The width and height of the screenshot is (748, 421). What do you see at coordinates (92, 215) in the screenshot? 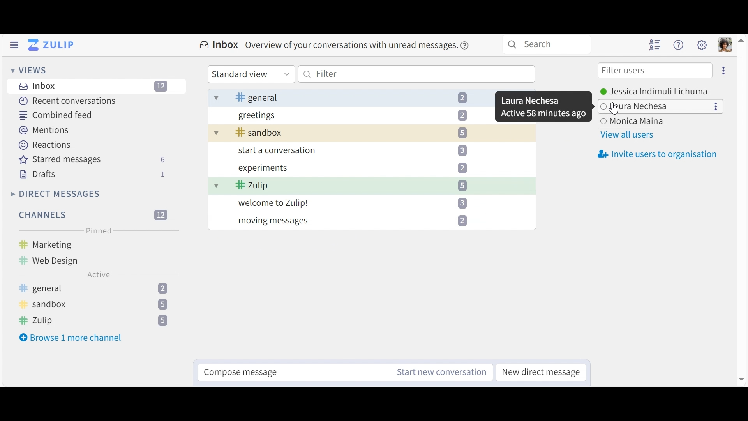
I see `Filter Channels` at bounding box center [92, 215].